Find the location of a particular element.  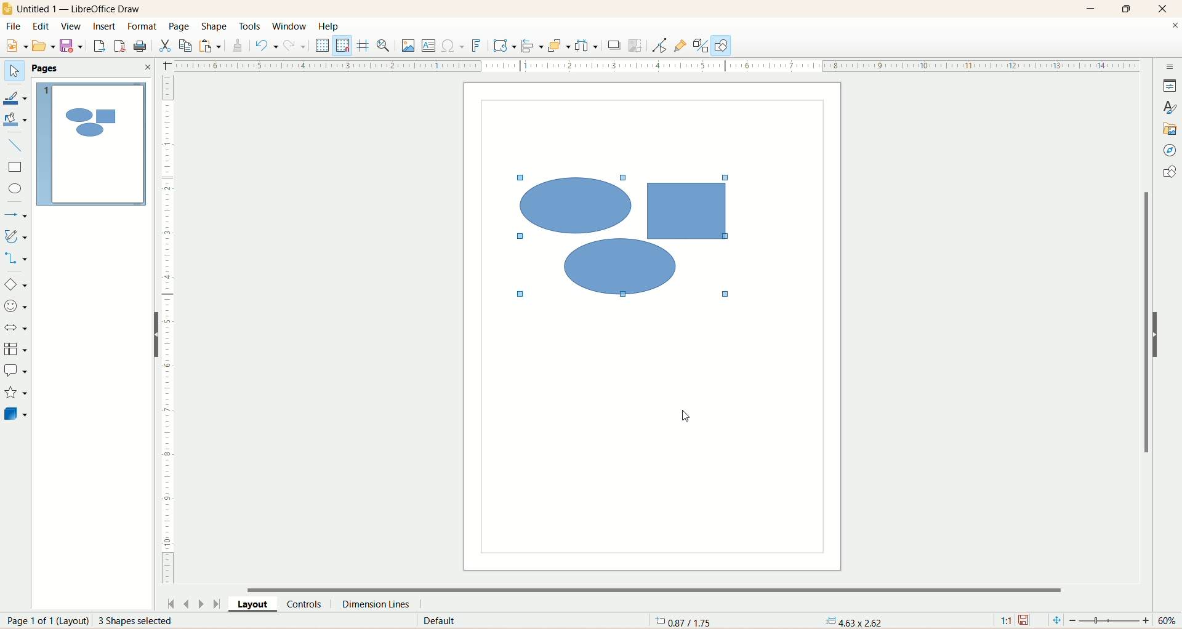

window is located at coordinates (289, 27).